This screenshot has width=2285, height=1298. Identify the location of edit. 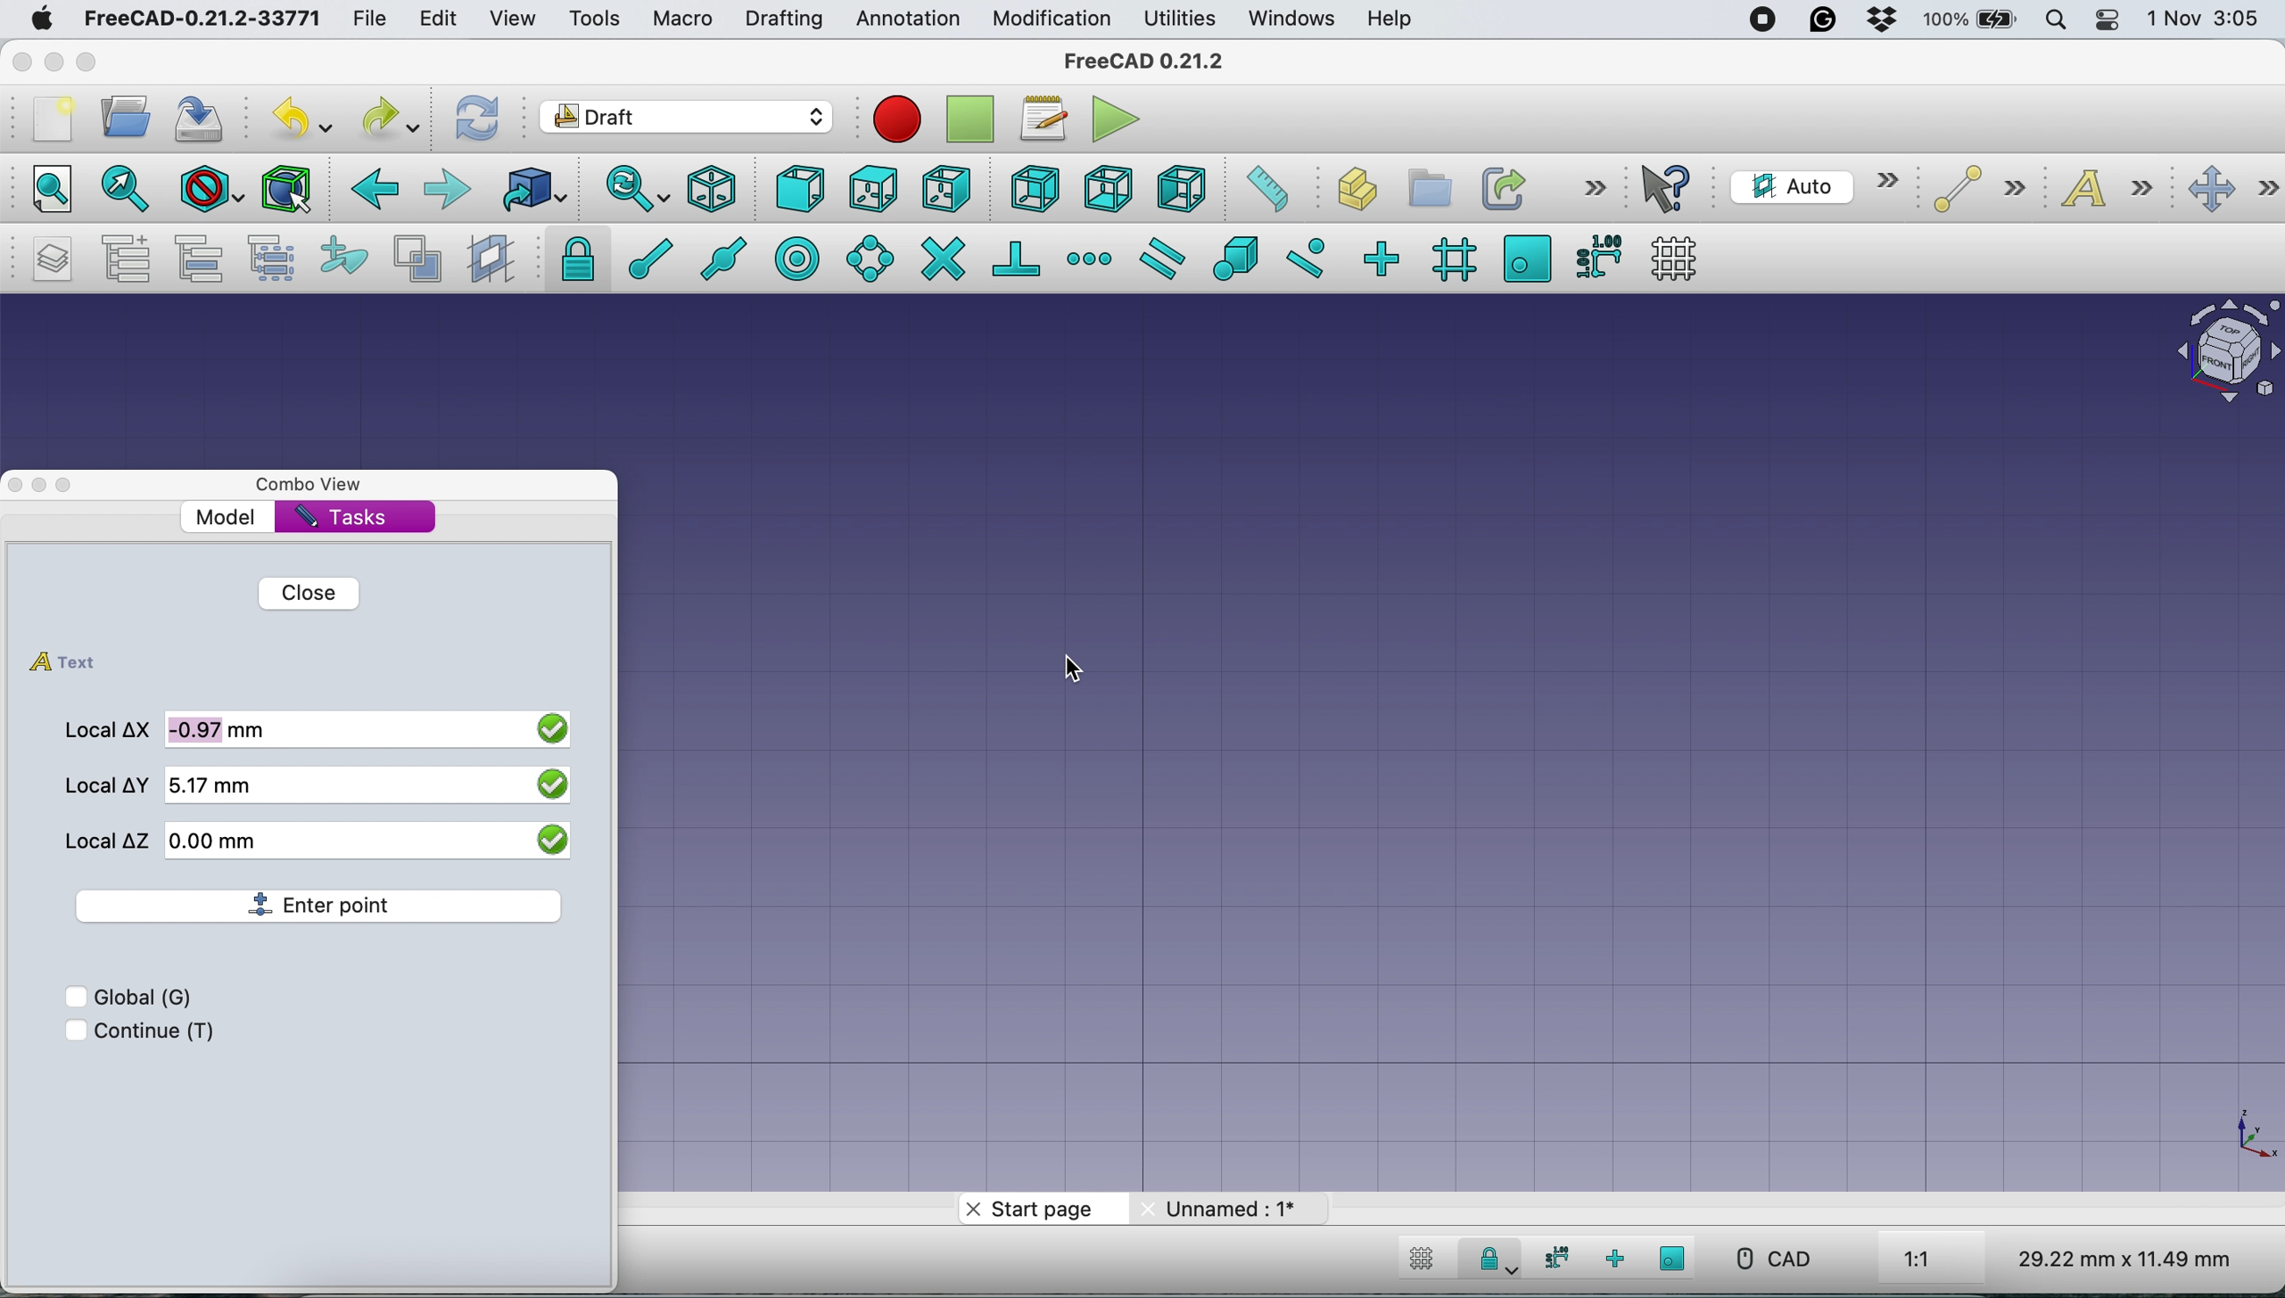
(439, 18).